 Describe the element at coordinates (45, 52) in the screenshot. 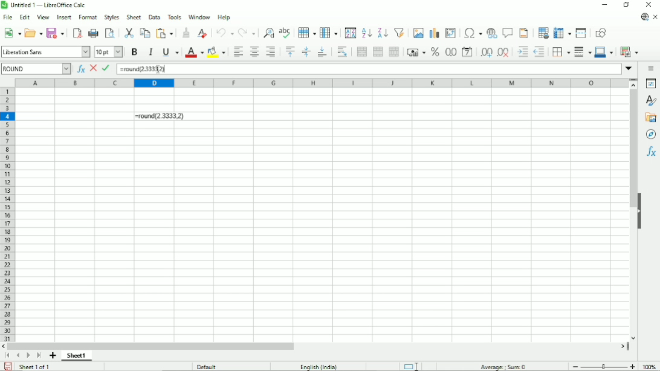

I see `Font style` at that location.